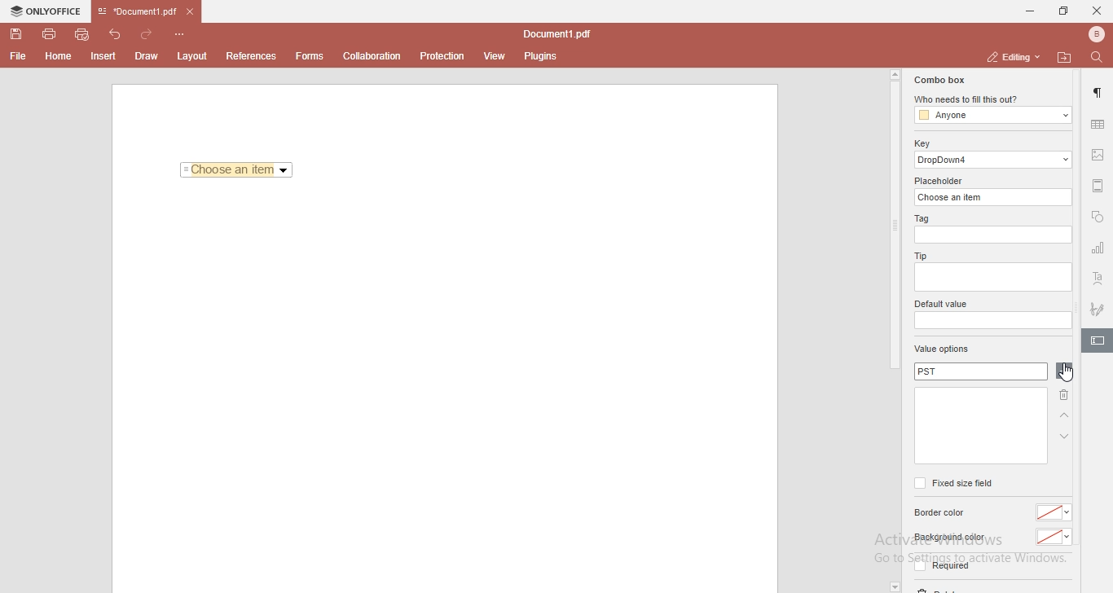 The height and width of the screenshot is (593, 1113). What do you see at coordinates (1054, 538) in the screenshot?
I see `color dropdown` at bounding box center [1054, 538].